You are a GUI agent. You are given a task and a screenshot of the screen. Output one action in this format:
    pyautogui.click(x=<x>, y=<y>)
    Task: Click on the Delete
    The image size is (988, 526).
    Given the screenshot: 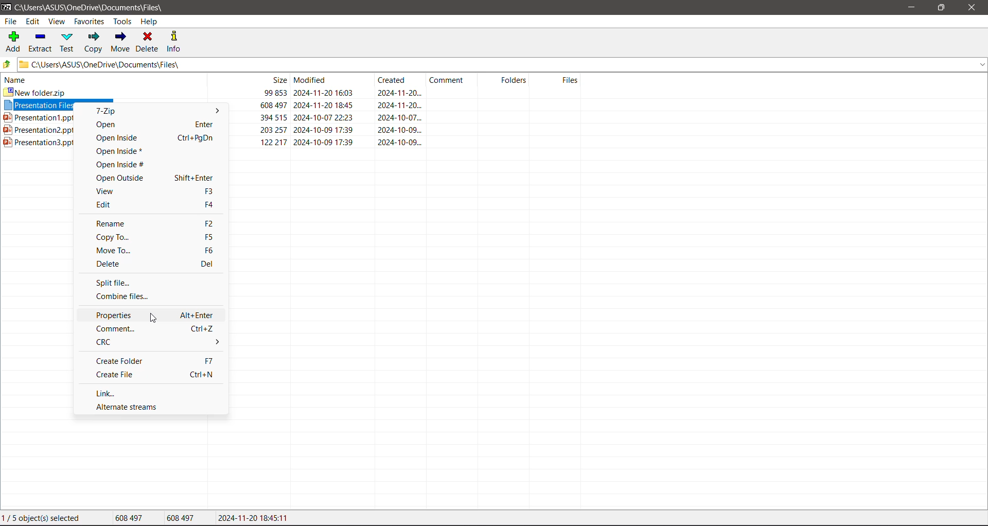 What is the action you would take?
    pyautogui.click(x=149, y=42)
    